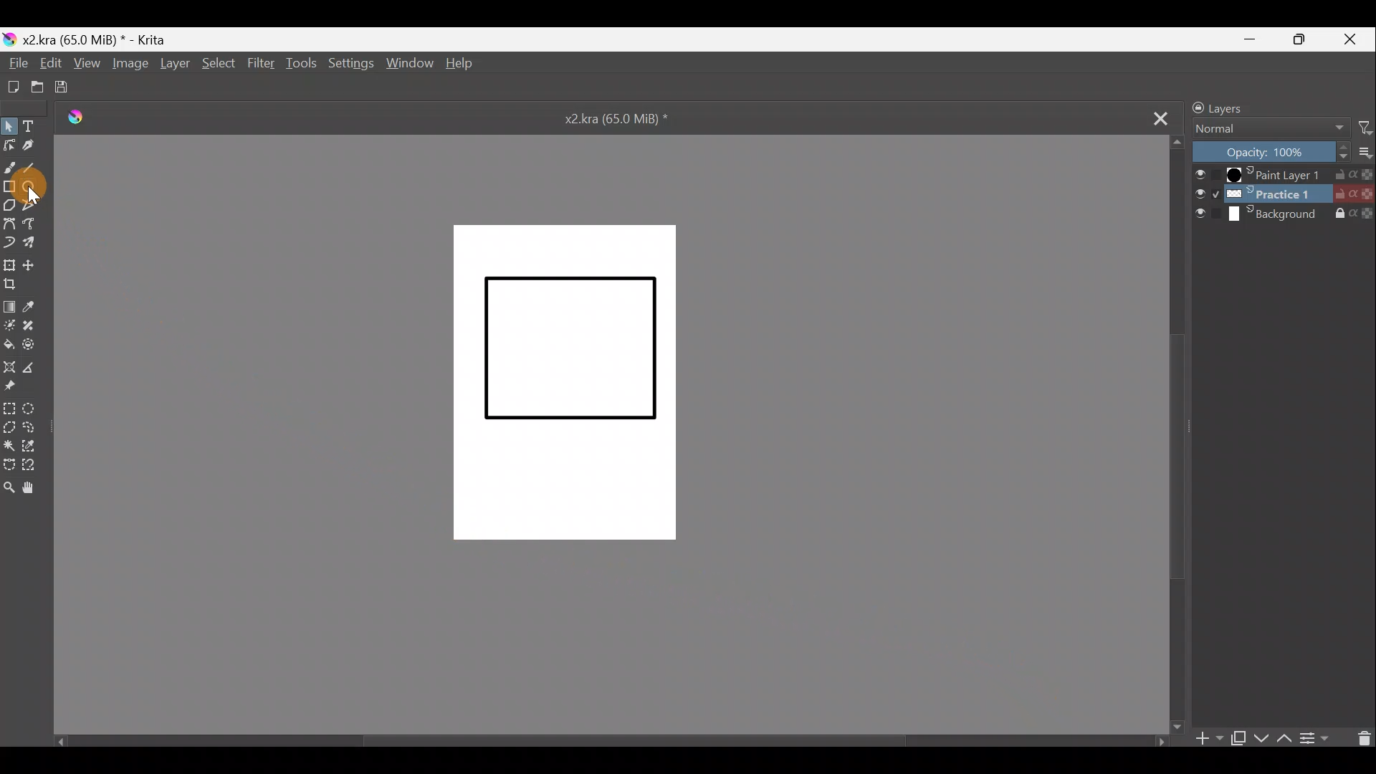 The height and width of the screenshot is (774, 1376). I want to click on Enclose & fill tool, so click(32, 345).